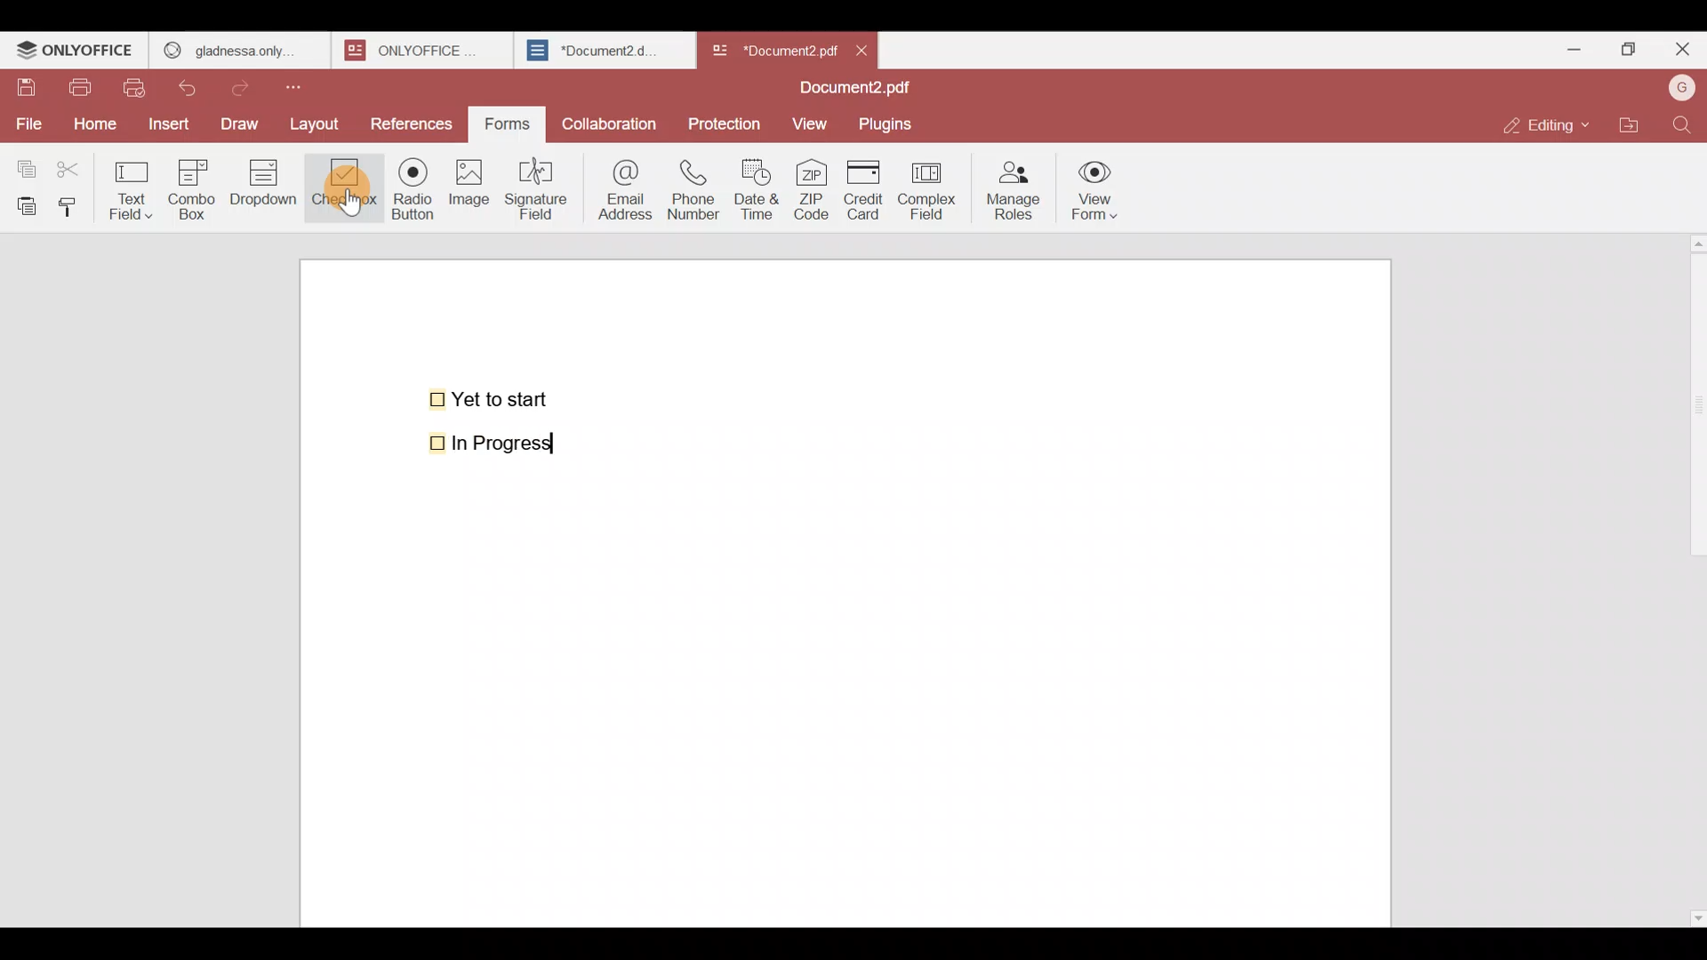  I want to click on onlyoffice, so click(416, 50).